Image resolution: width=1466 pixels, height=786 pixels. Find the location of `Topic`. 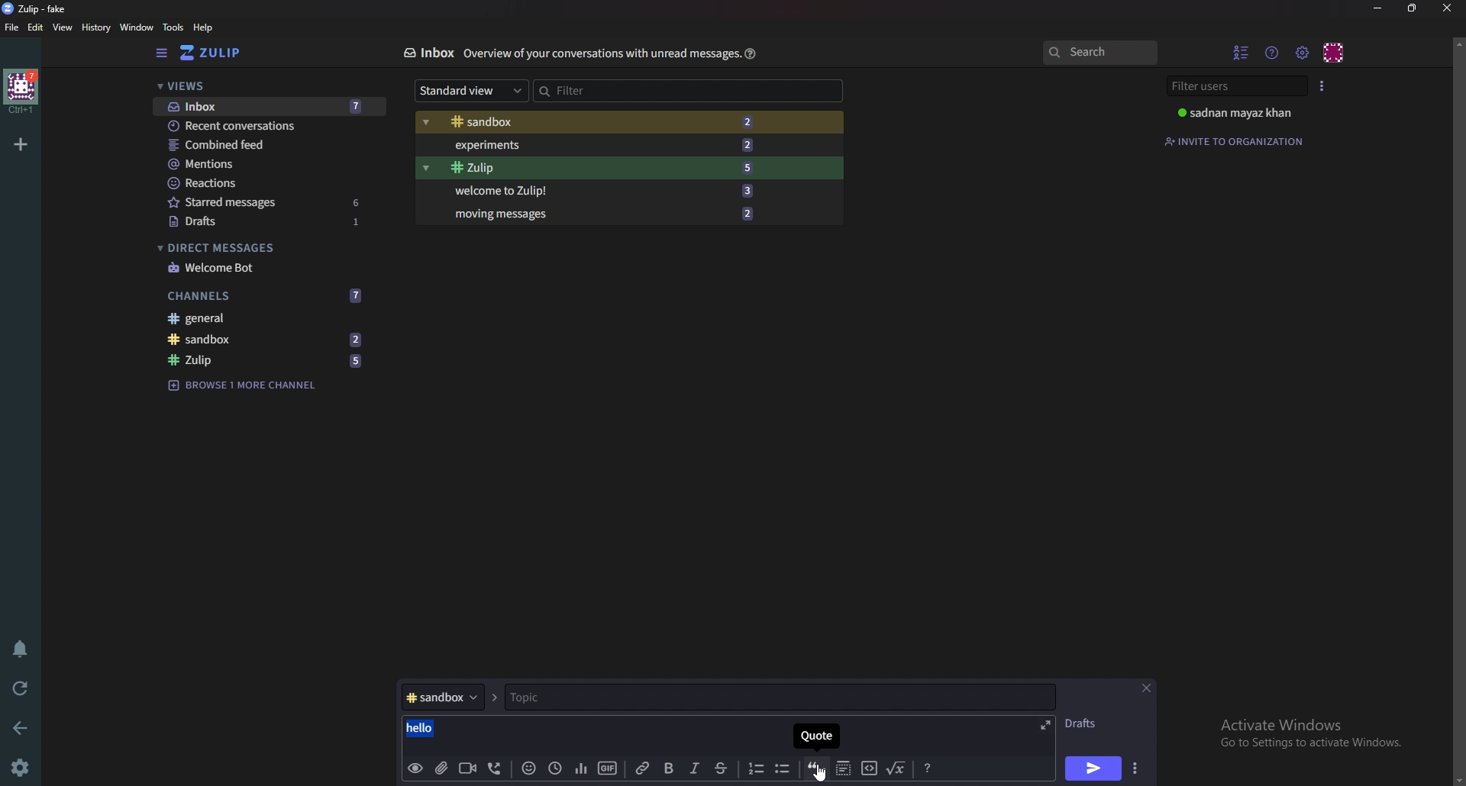

Topic is located at coordinates (581, 697).